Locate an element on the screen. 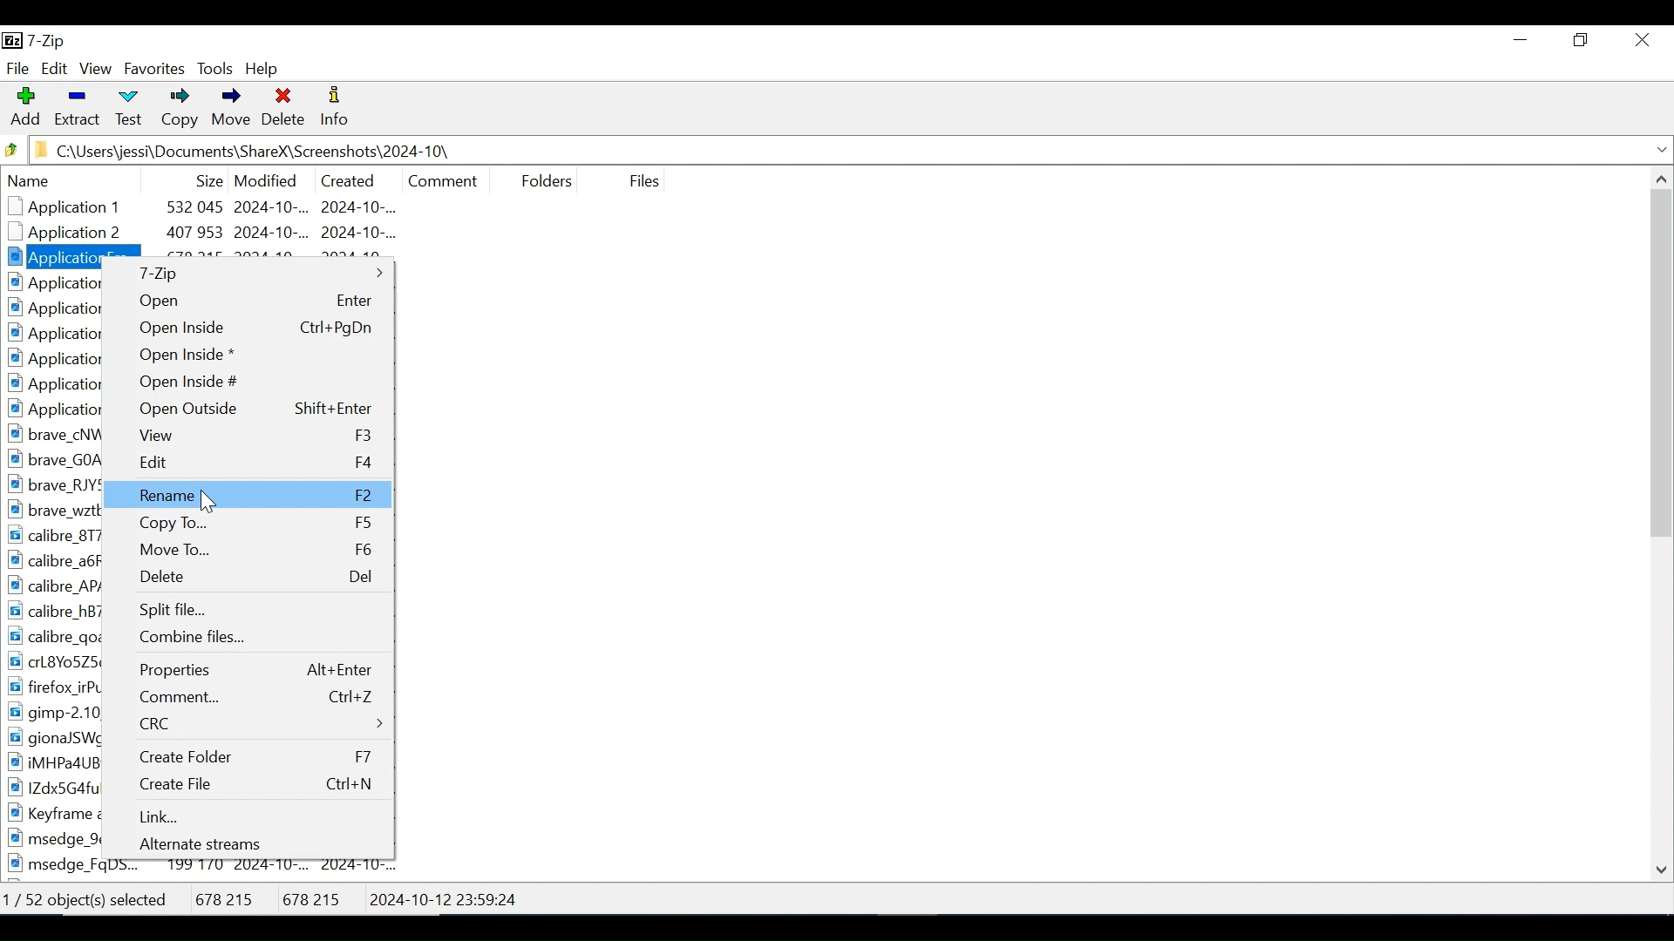 The width and height of the screenshot is (1674, 941). Open outside is located at coordinates (249, 408).